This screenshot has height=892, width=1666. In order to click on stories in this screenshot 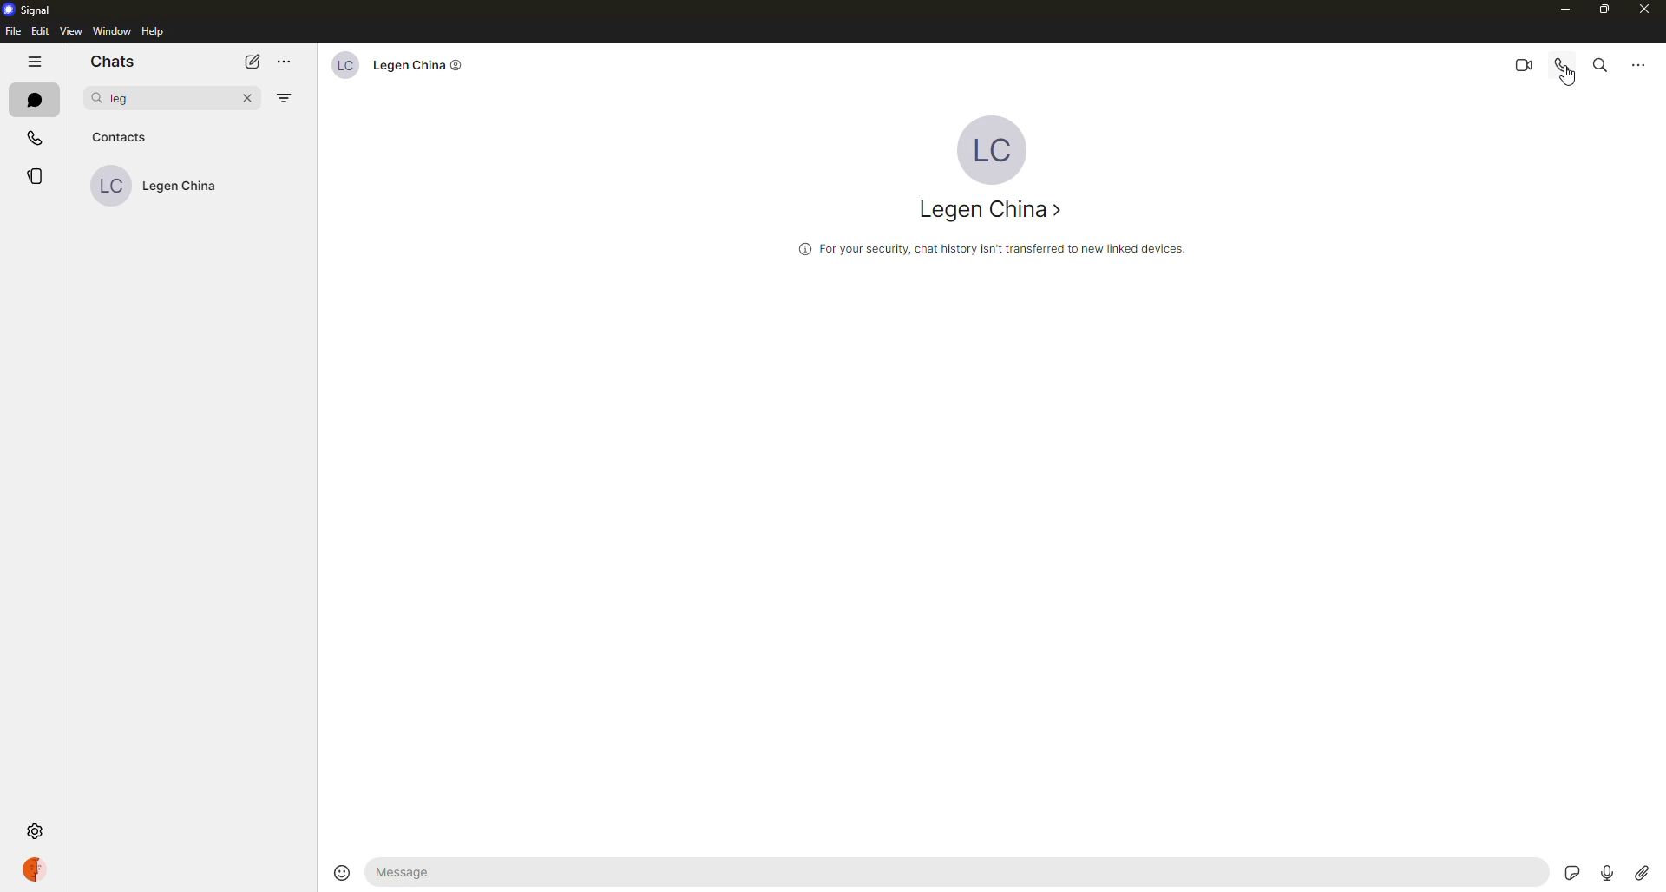, I will do `click(33, 174)`.